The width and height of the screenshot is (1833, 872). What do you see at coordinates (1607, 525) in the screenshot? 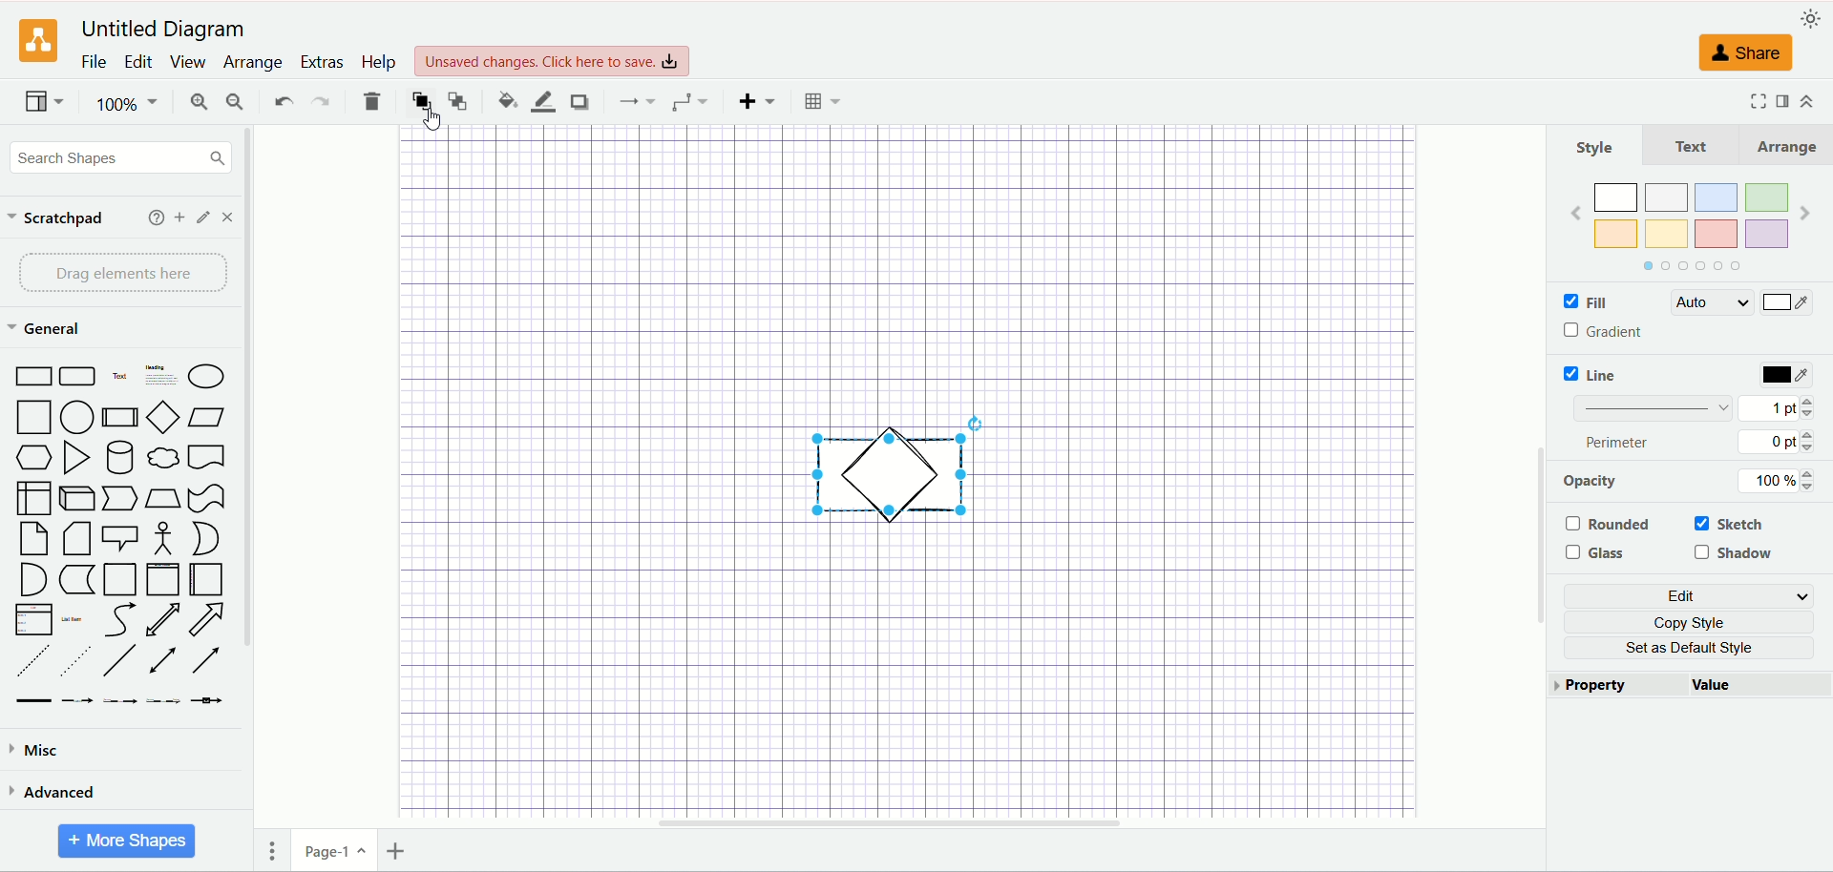
I see `rounded` at bounding box center [1607, 525].